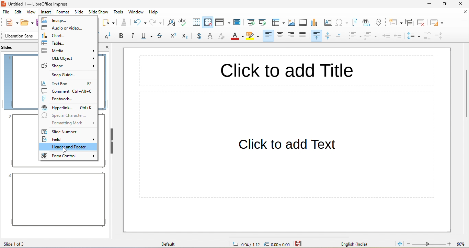 The height and width of the screenshot is (248, 469). I want to click on clear direct formatting, so click(222, 37).